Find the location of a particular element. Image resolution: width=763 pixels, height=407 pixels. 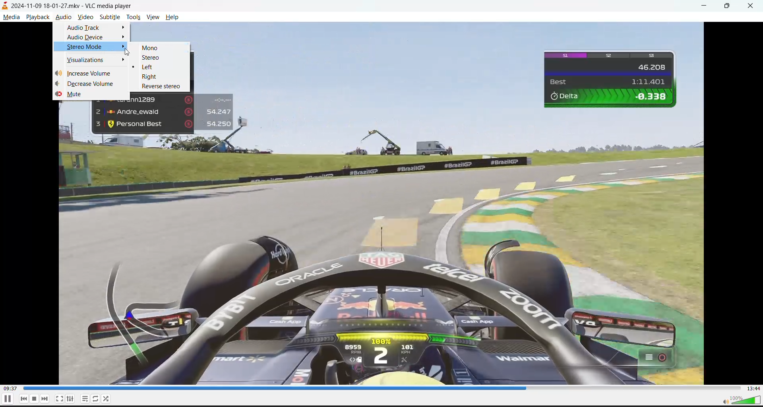

visualizations is located at coordinates (87, 59).